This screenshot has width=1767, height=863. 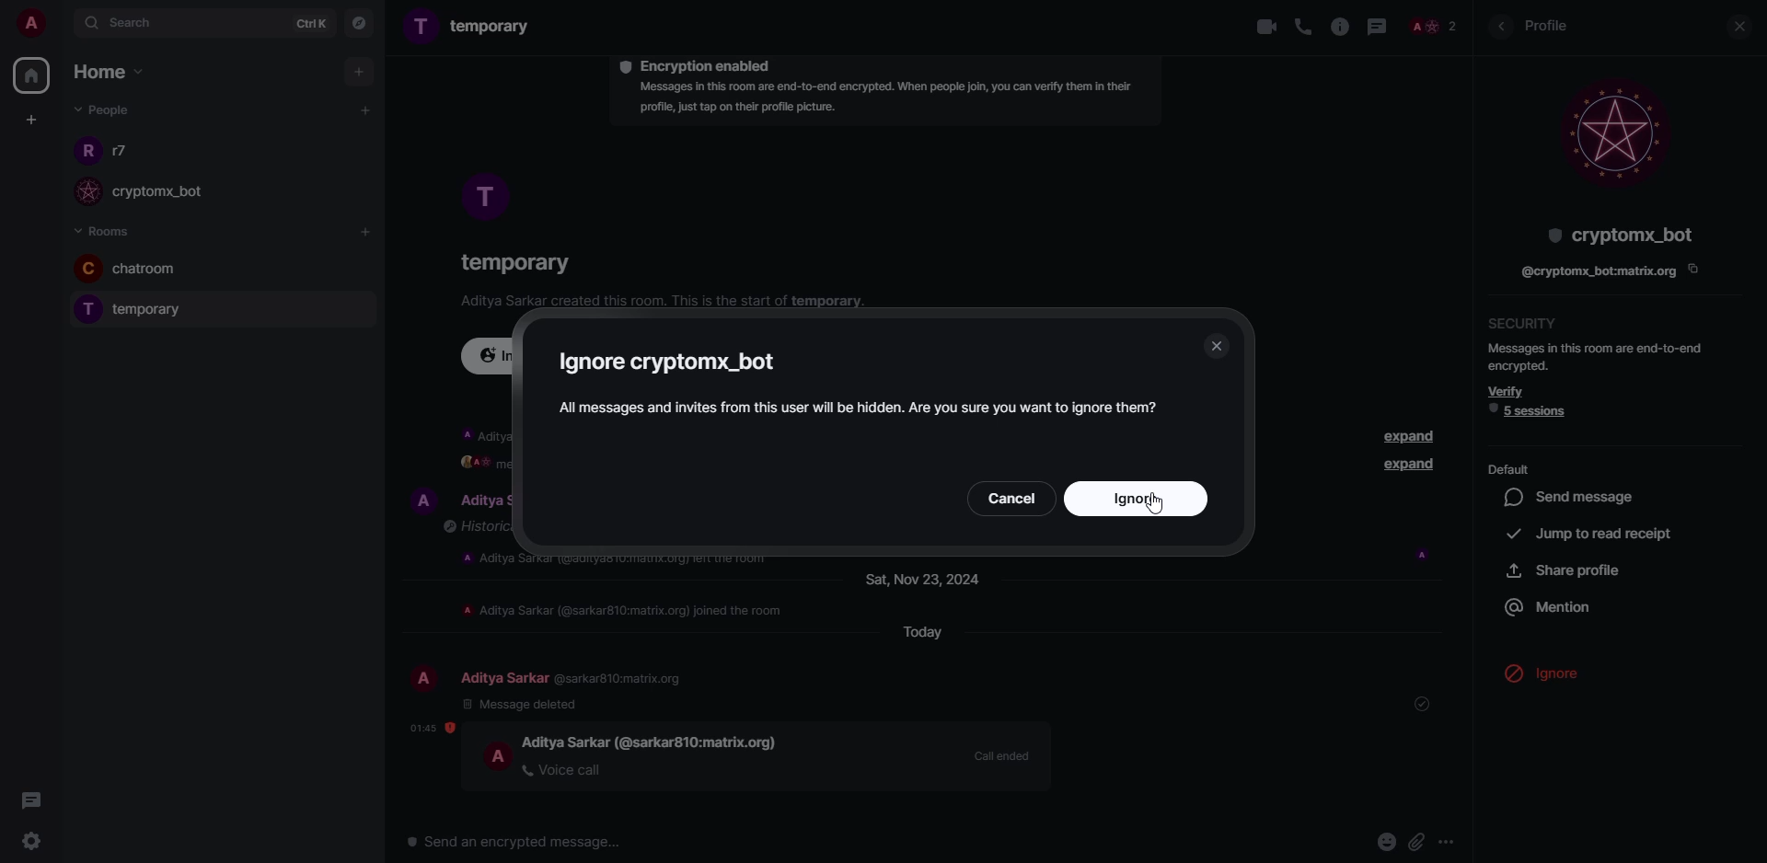 I want to click on info, so click(x=670, y=302).